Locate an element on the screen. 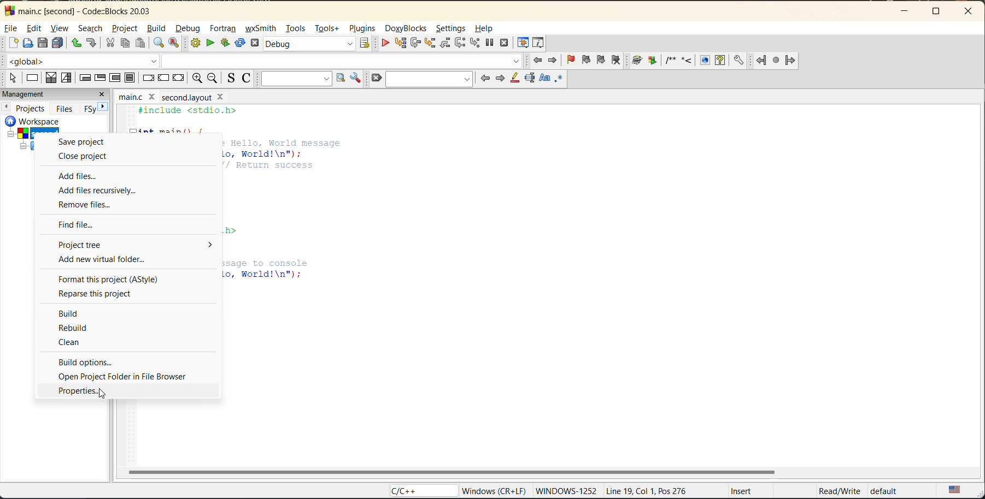 This screenshot has height=499, width=985. new is located at coordinates (11, 44).